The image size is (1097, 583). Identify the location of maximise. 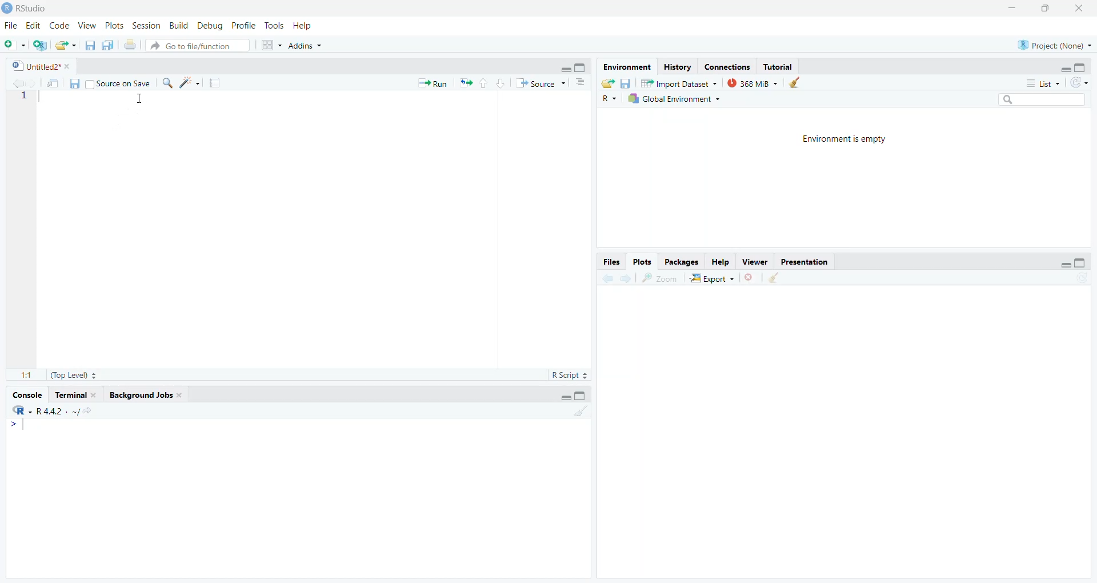
(1082, 67).